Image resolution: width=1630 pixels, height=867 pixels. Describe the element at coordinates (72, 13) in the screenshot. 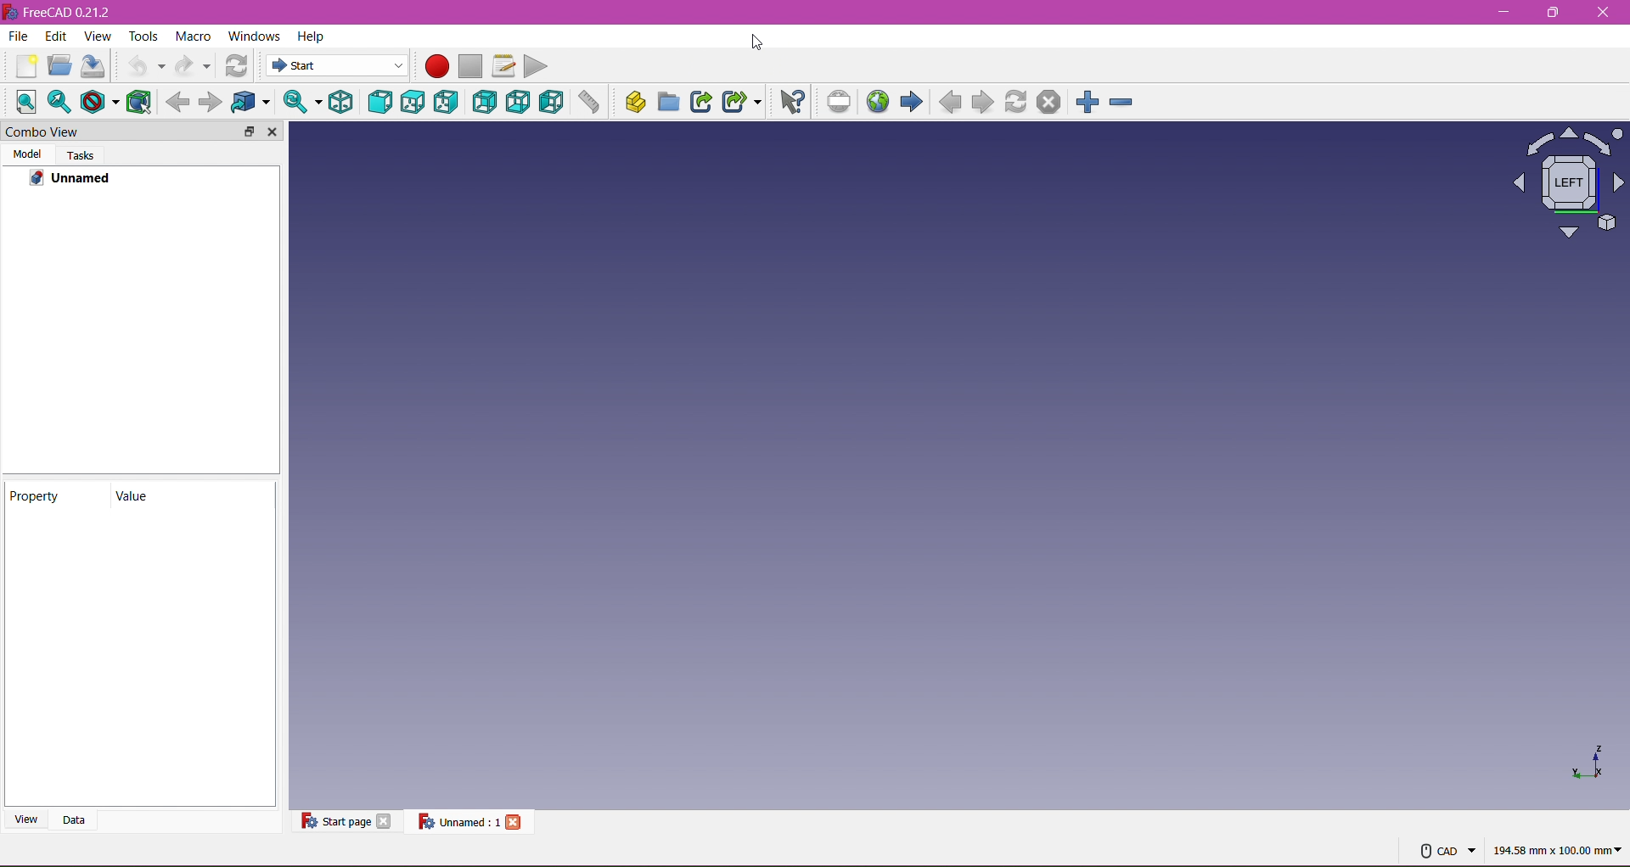

I see `freecad021.2` at that location.